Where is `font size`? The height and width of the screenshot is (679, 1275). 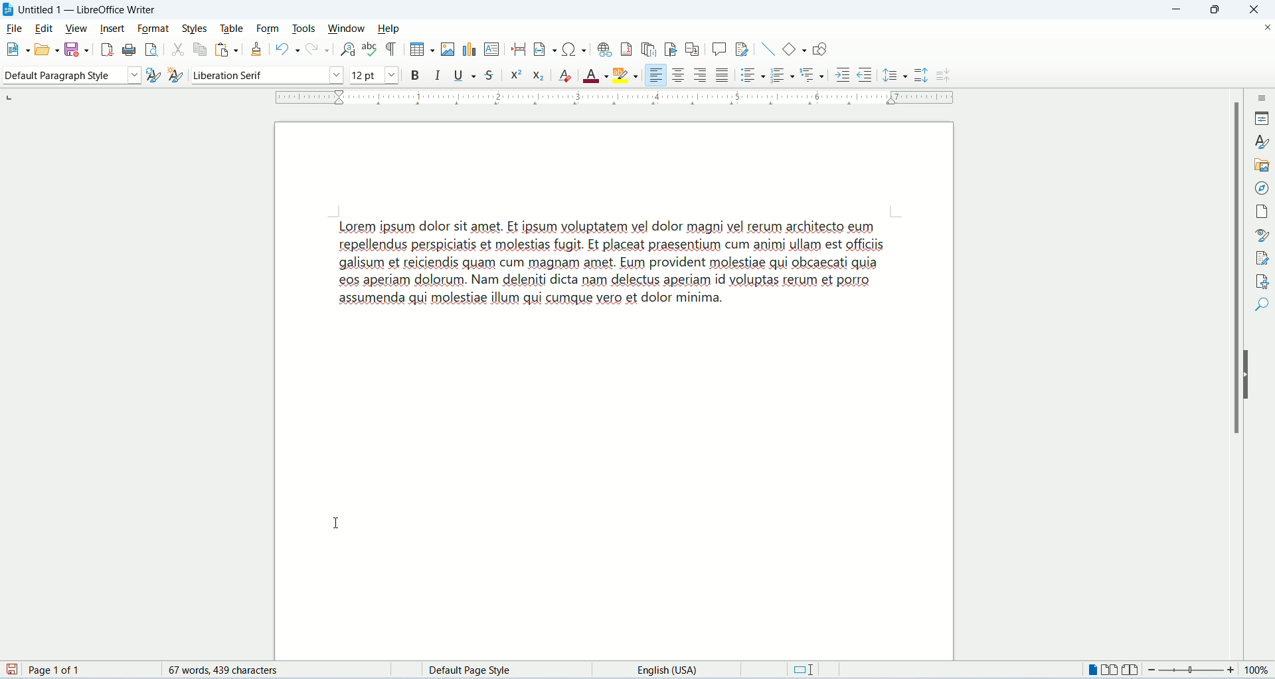
font size is located at coordinates (373, 75).